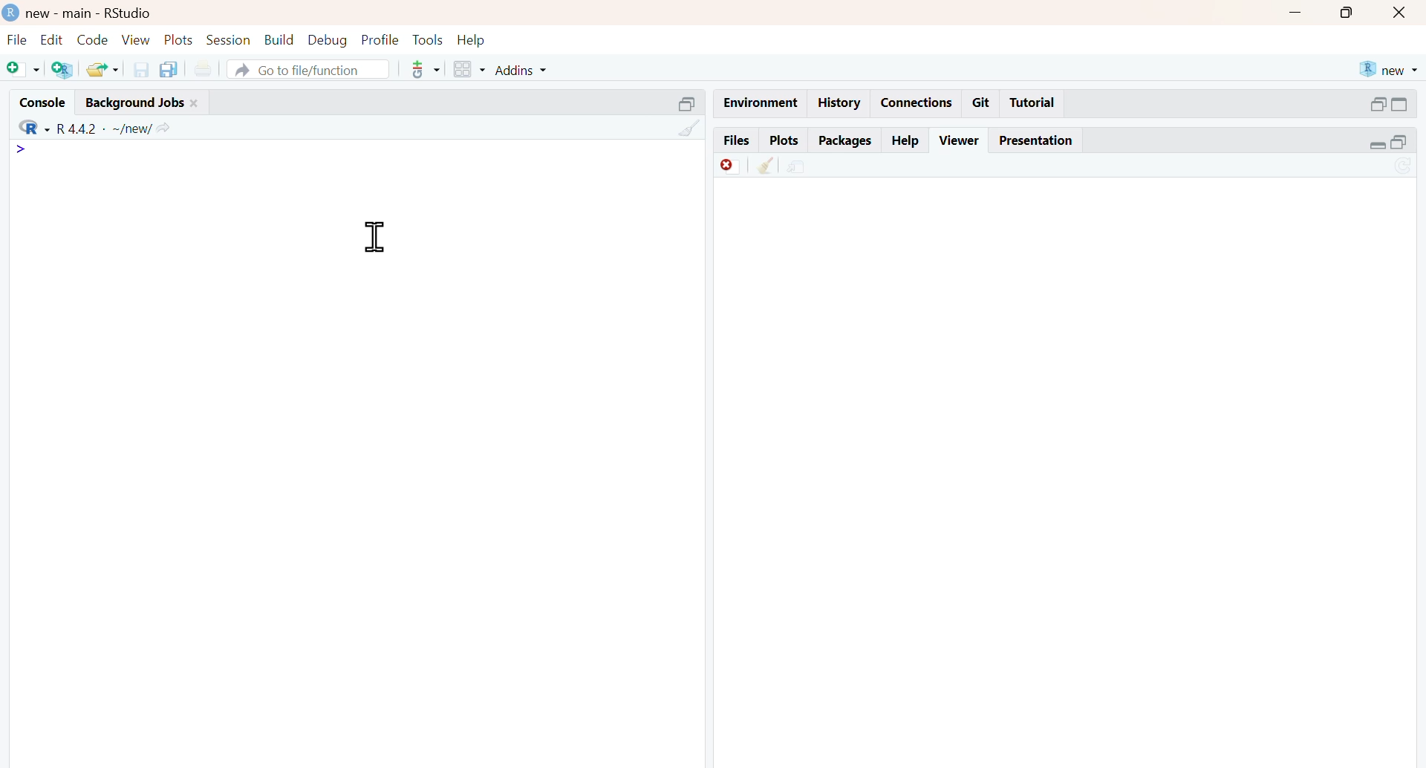 The height and width of the screenshot is (768, 1426). I want to click on copy, so click(169, 69).